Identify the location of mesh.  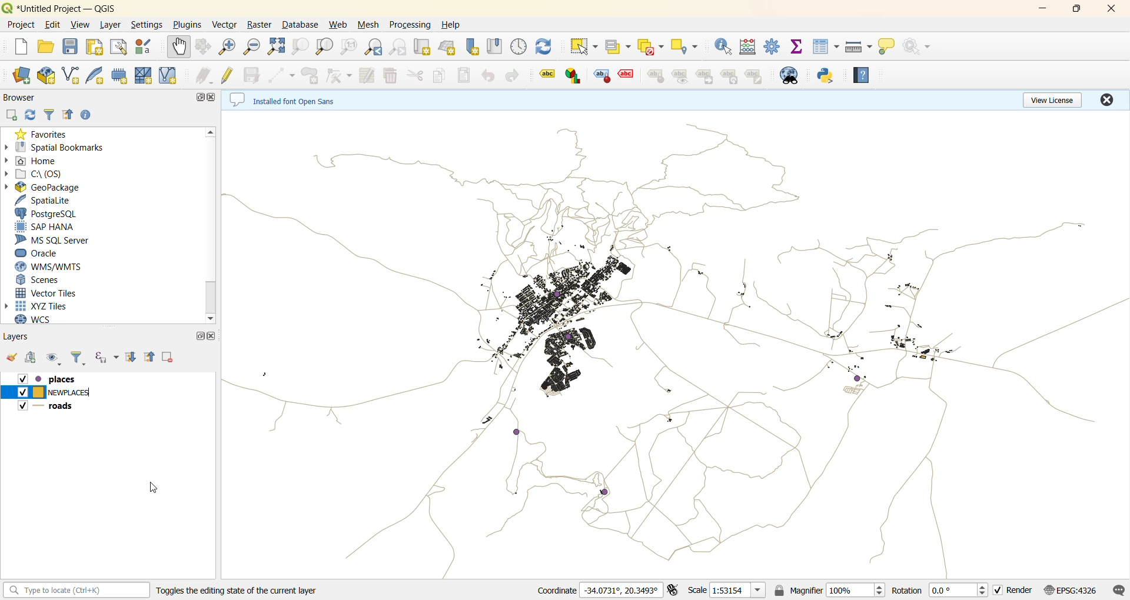
(370, 25).